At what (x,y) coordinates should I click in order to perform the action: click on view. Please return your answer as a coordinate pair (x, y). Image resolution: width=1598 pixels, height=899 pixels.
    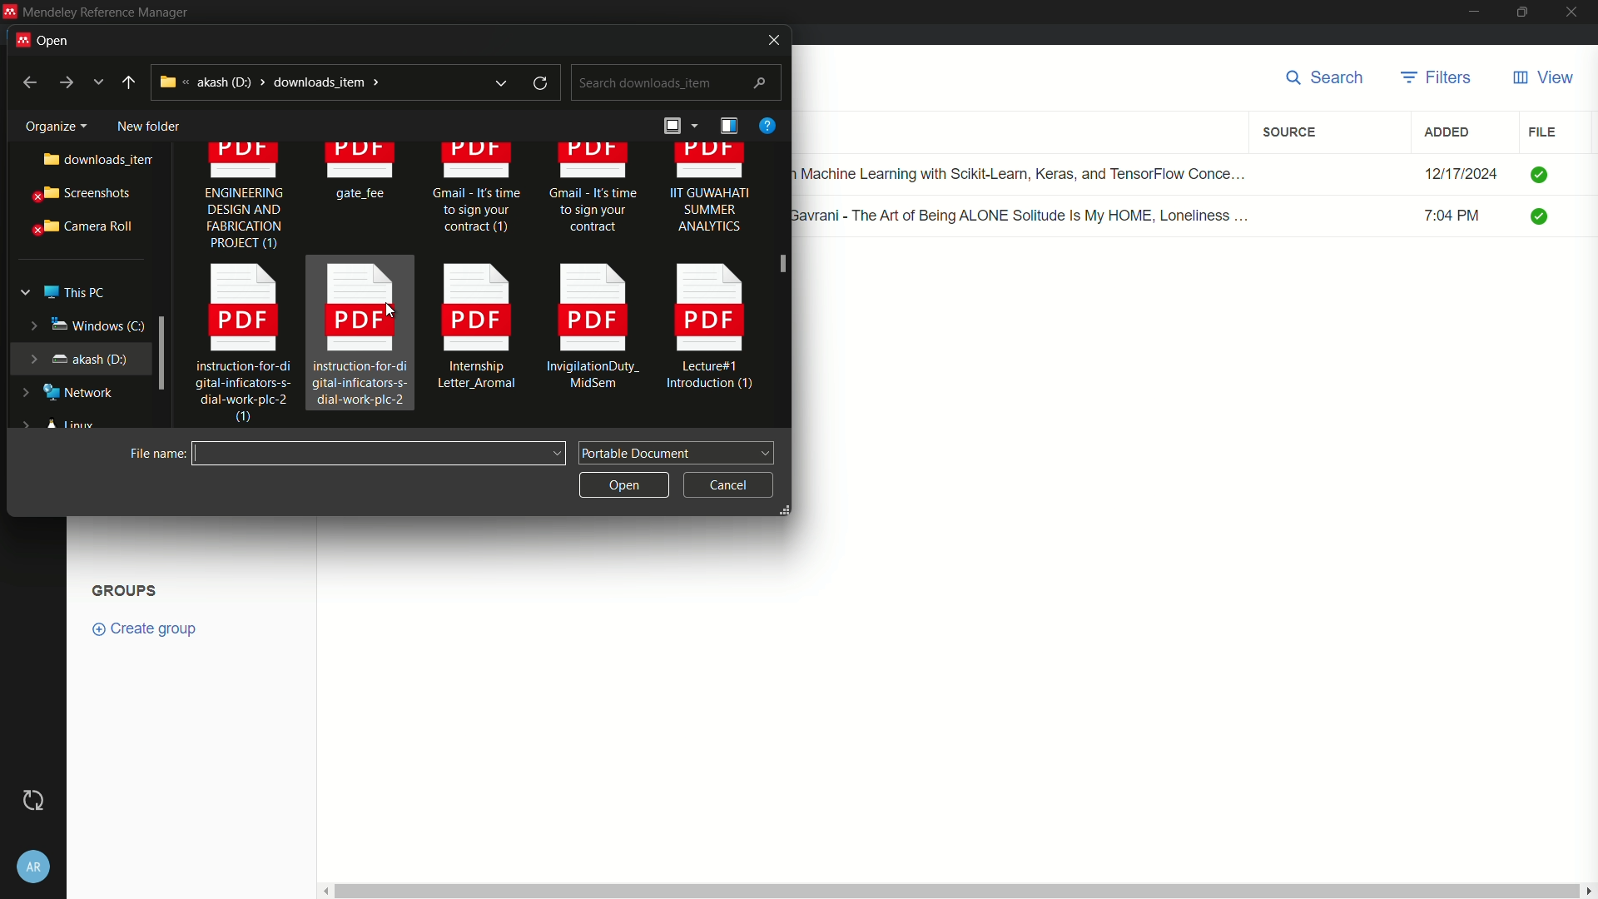
    Looking at the image, I should click on (1542, 78).